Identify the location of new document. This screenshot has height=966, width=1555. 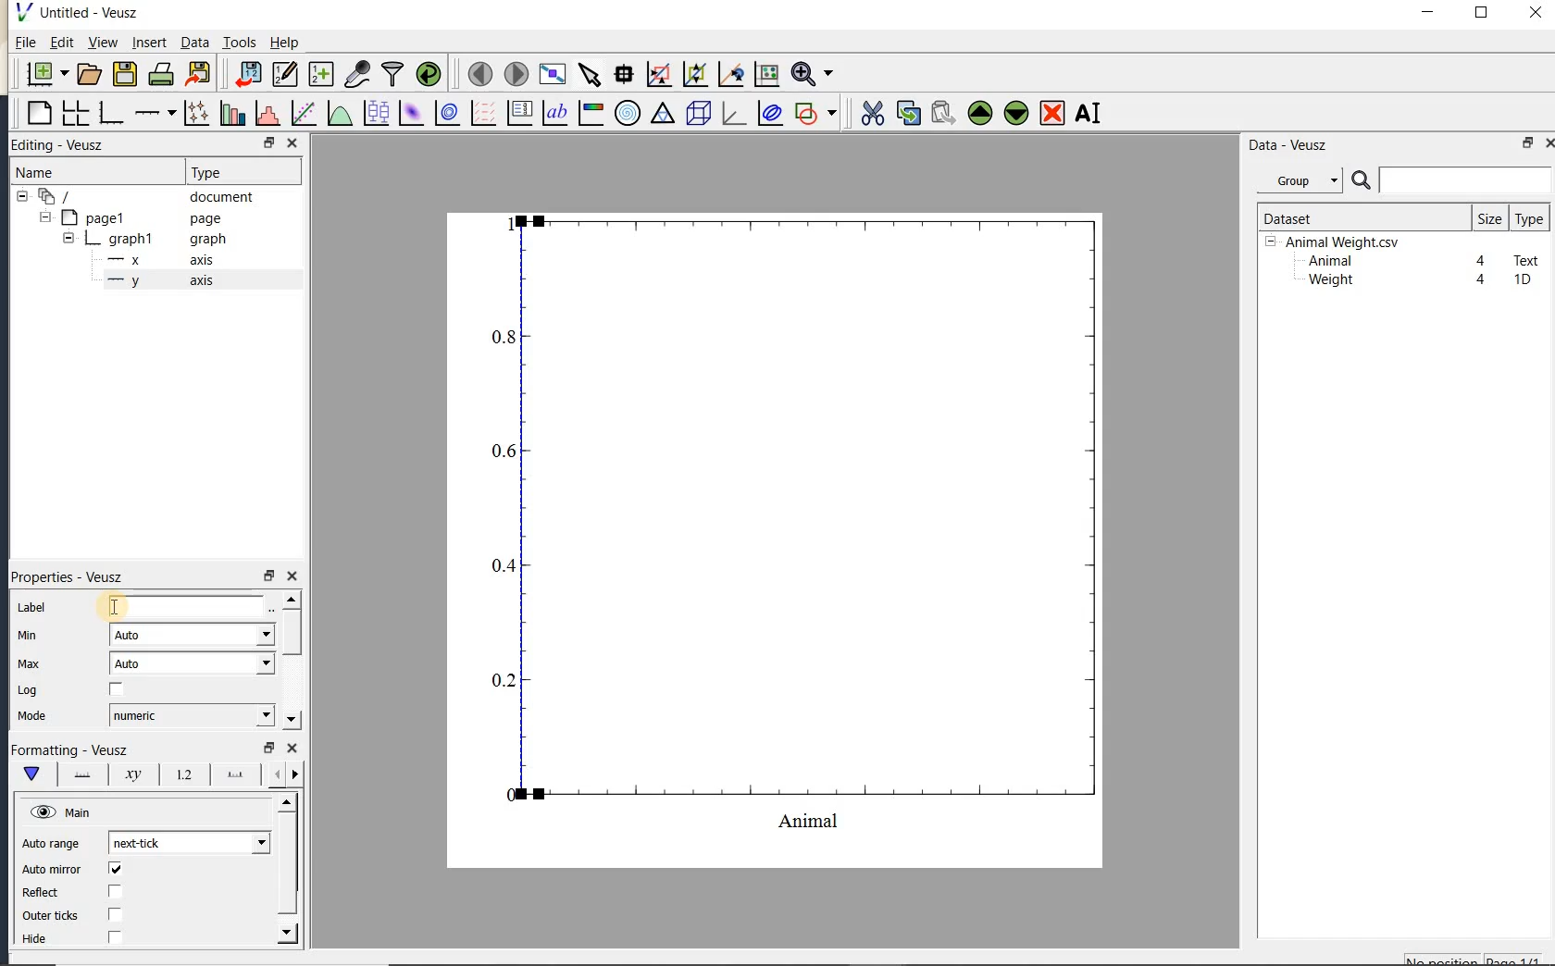
(43, 74).